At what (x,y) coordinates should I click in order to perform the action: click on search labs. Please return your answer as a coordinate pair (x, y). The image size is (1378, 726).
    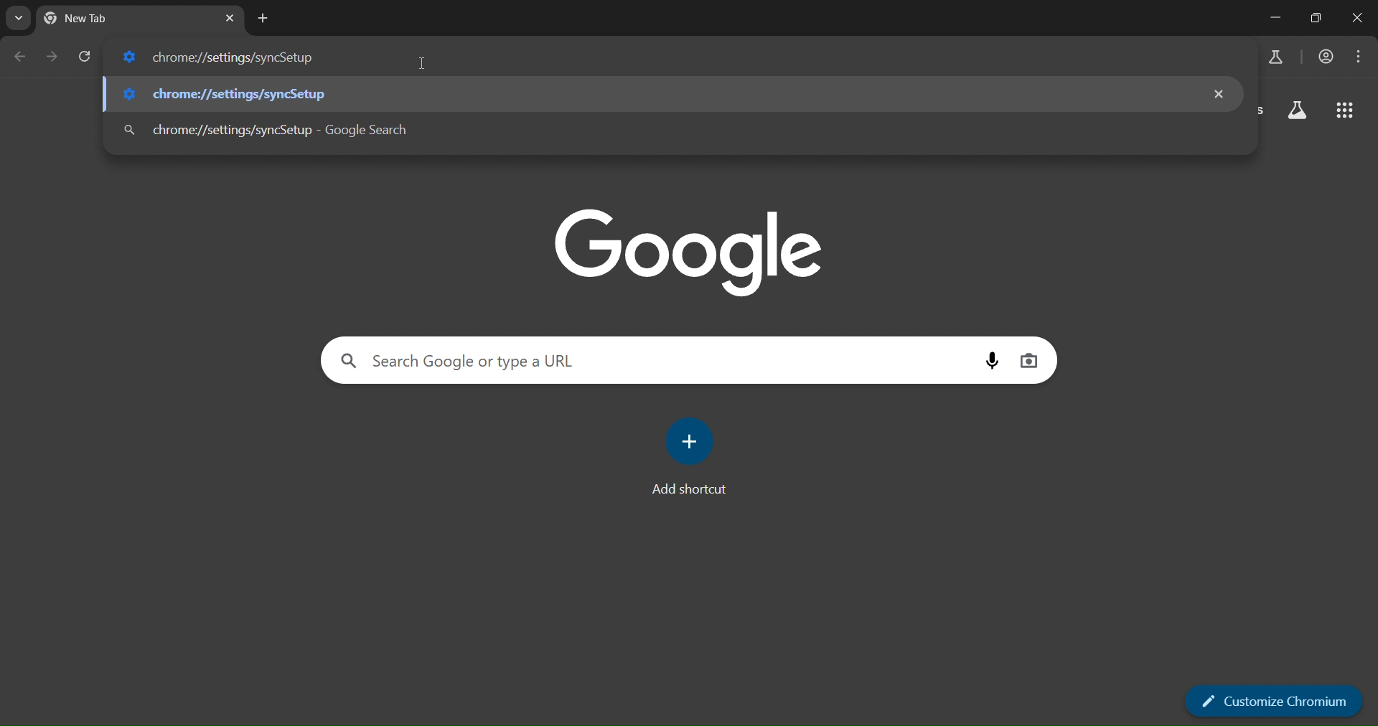
    Looking at the image, I should click on (1275, 57).